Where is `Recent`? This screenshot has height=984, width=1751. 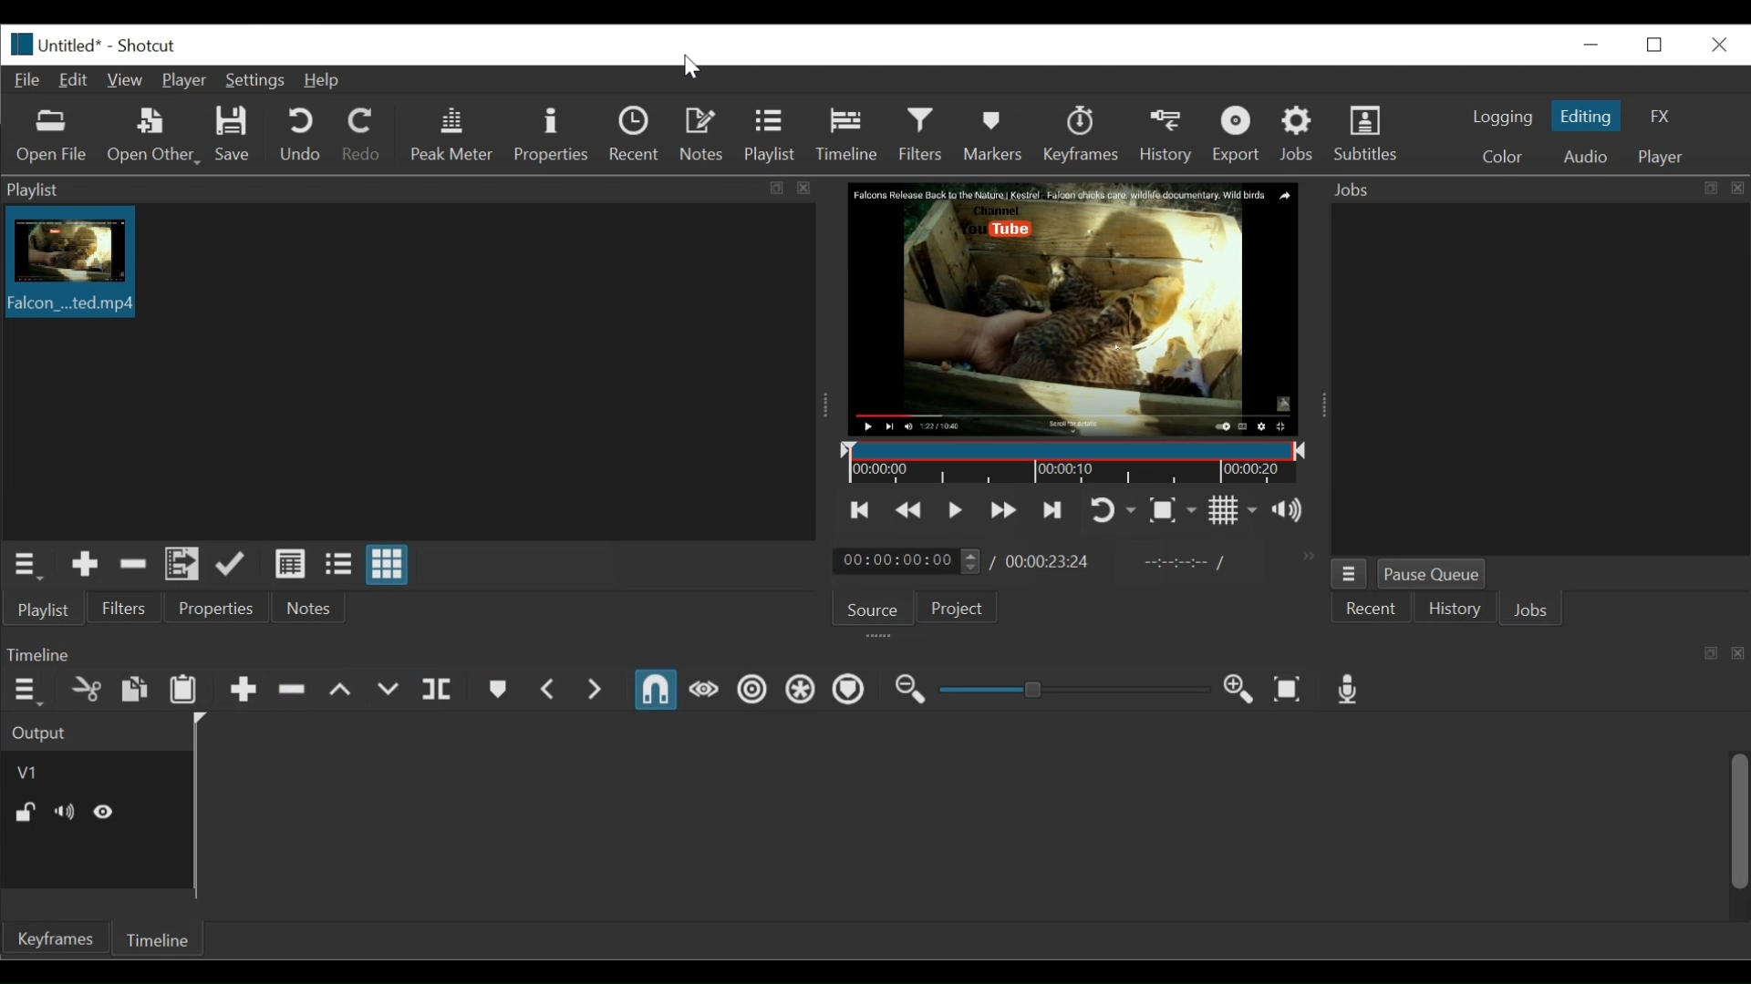
Recent is located at coordinates (1373, 610).